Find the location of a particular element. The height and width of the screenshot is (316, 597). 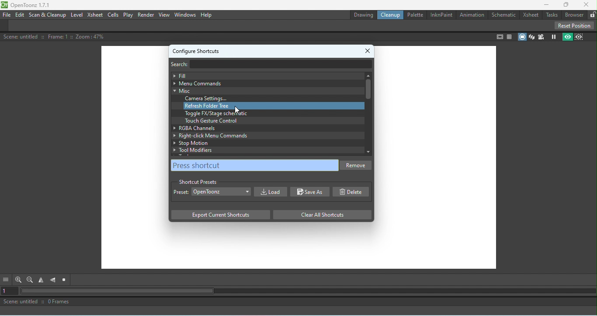

Remove is located at coordinates (357, 166).